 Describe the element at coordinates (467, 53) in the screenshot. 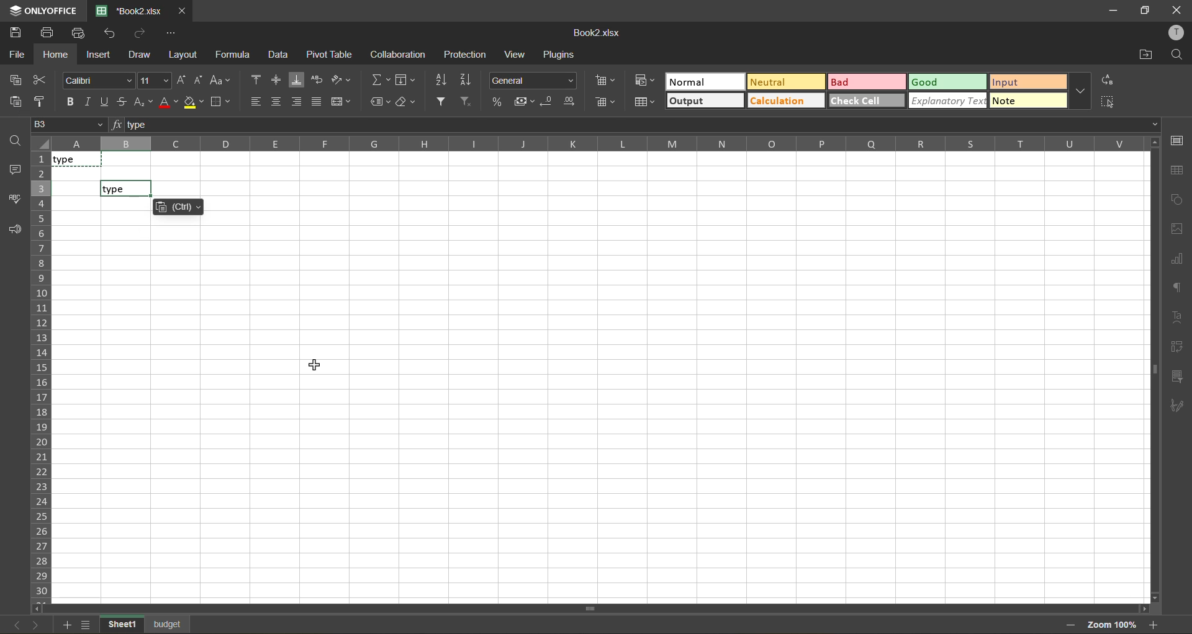

I see `protection` at that location.